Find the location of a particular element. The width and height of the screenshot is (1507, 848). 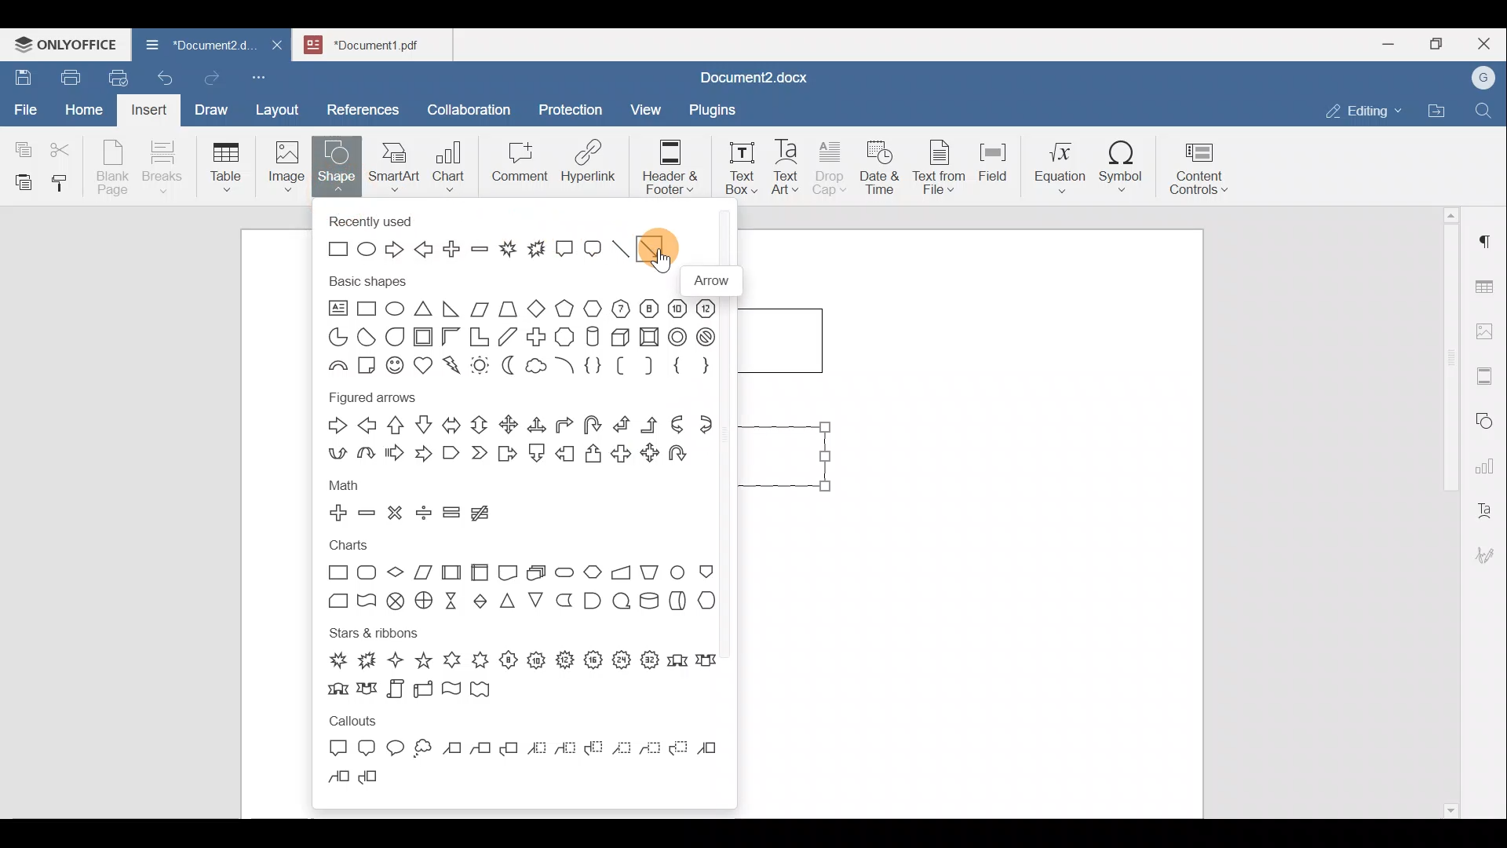

Paragraph settings is located at coordinates (1487, 235).